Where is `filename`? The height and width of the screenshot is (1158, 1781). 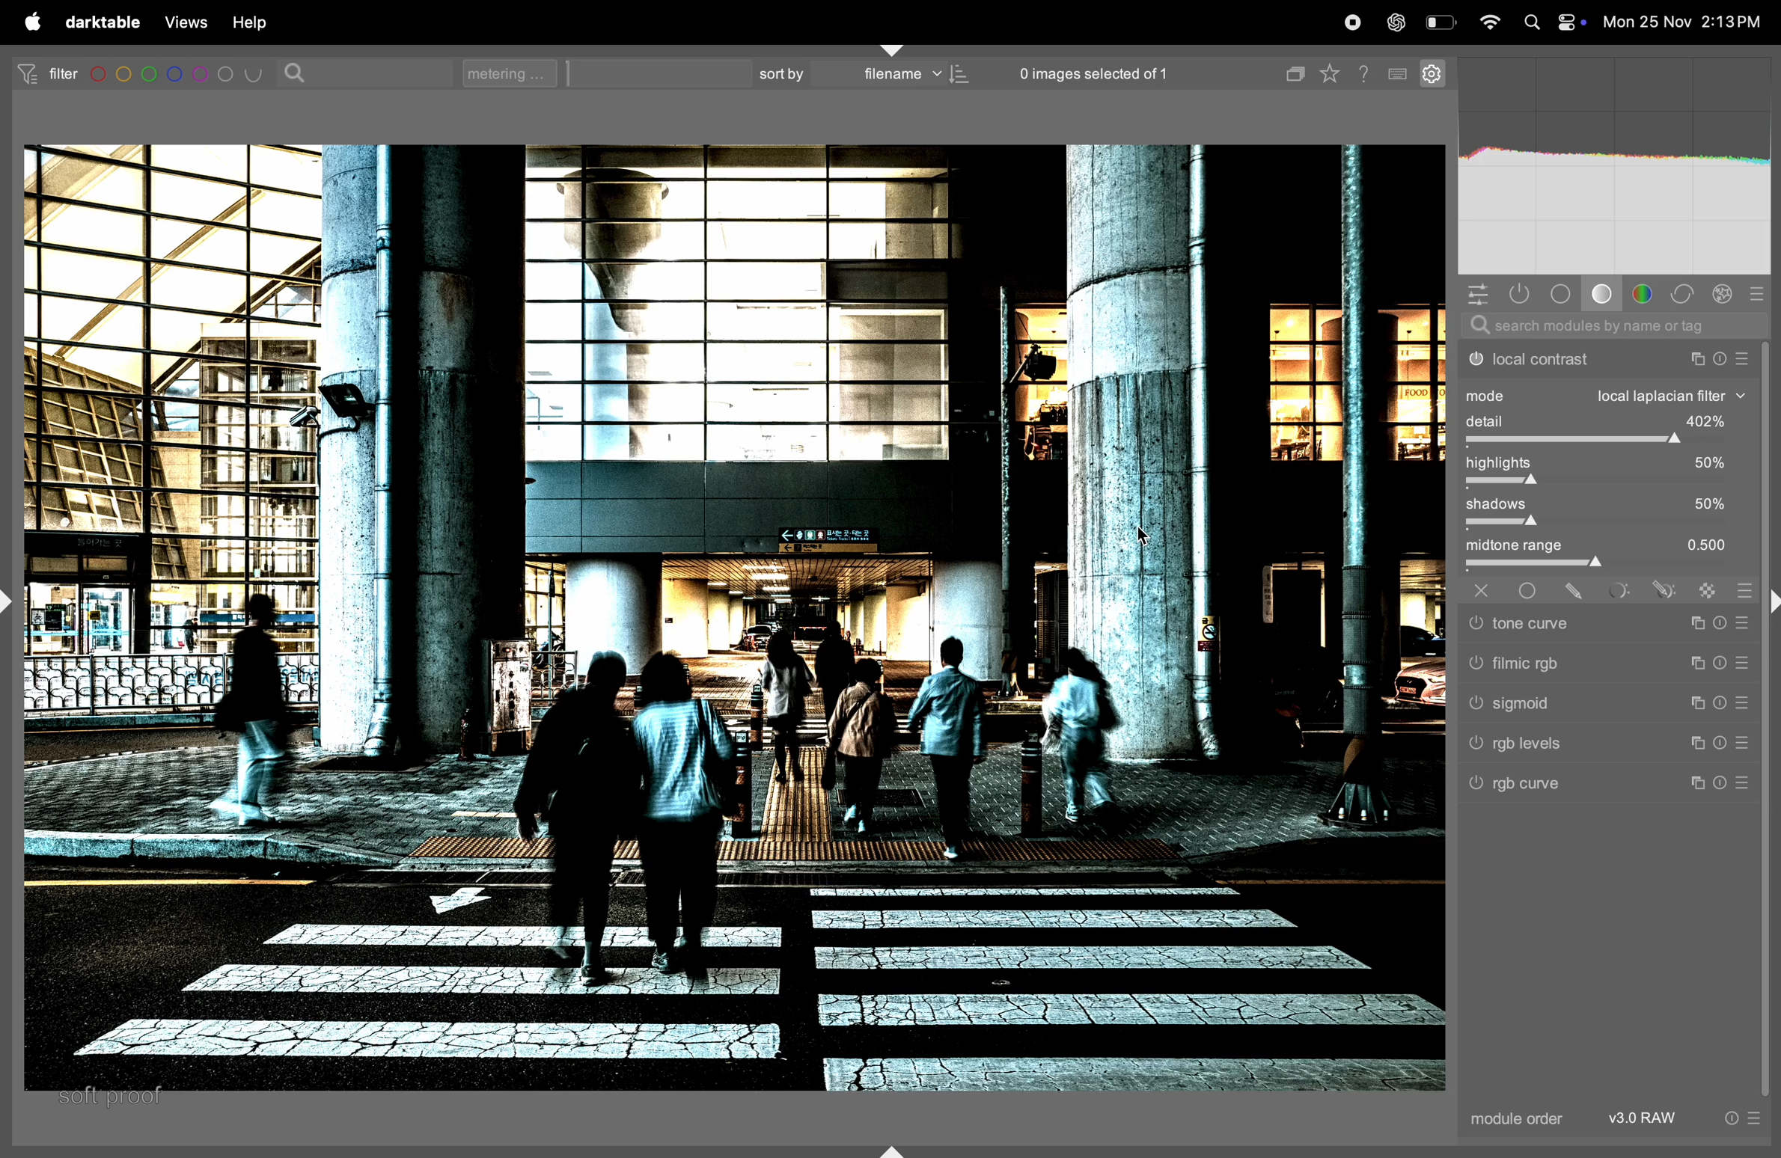 filename is located at coordinates (910, 76).